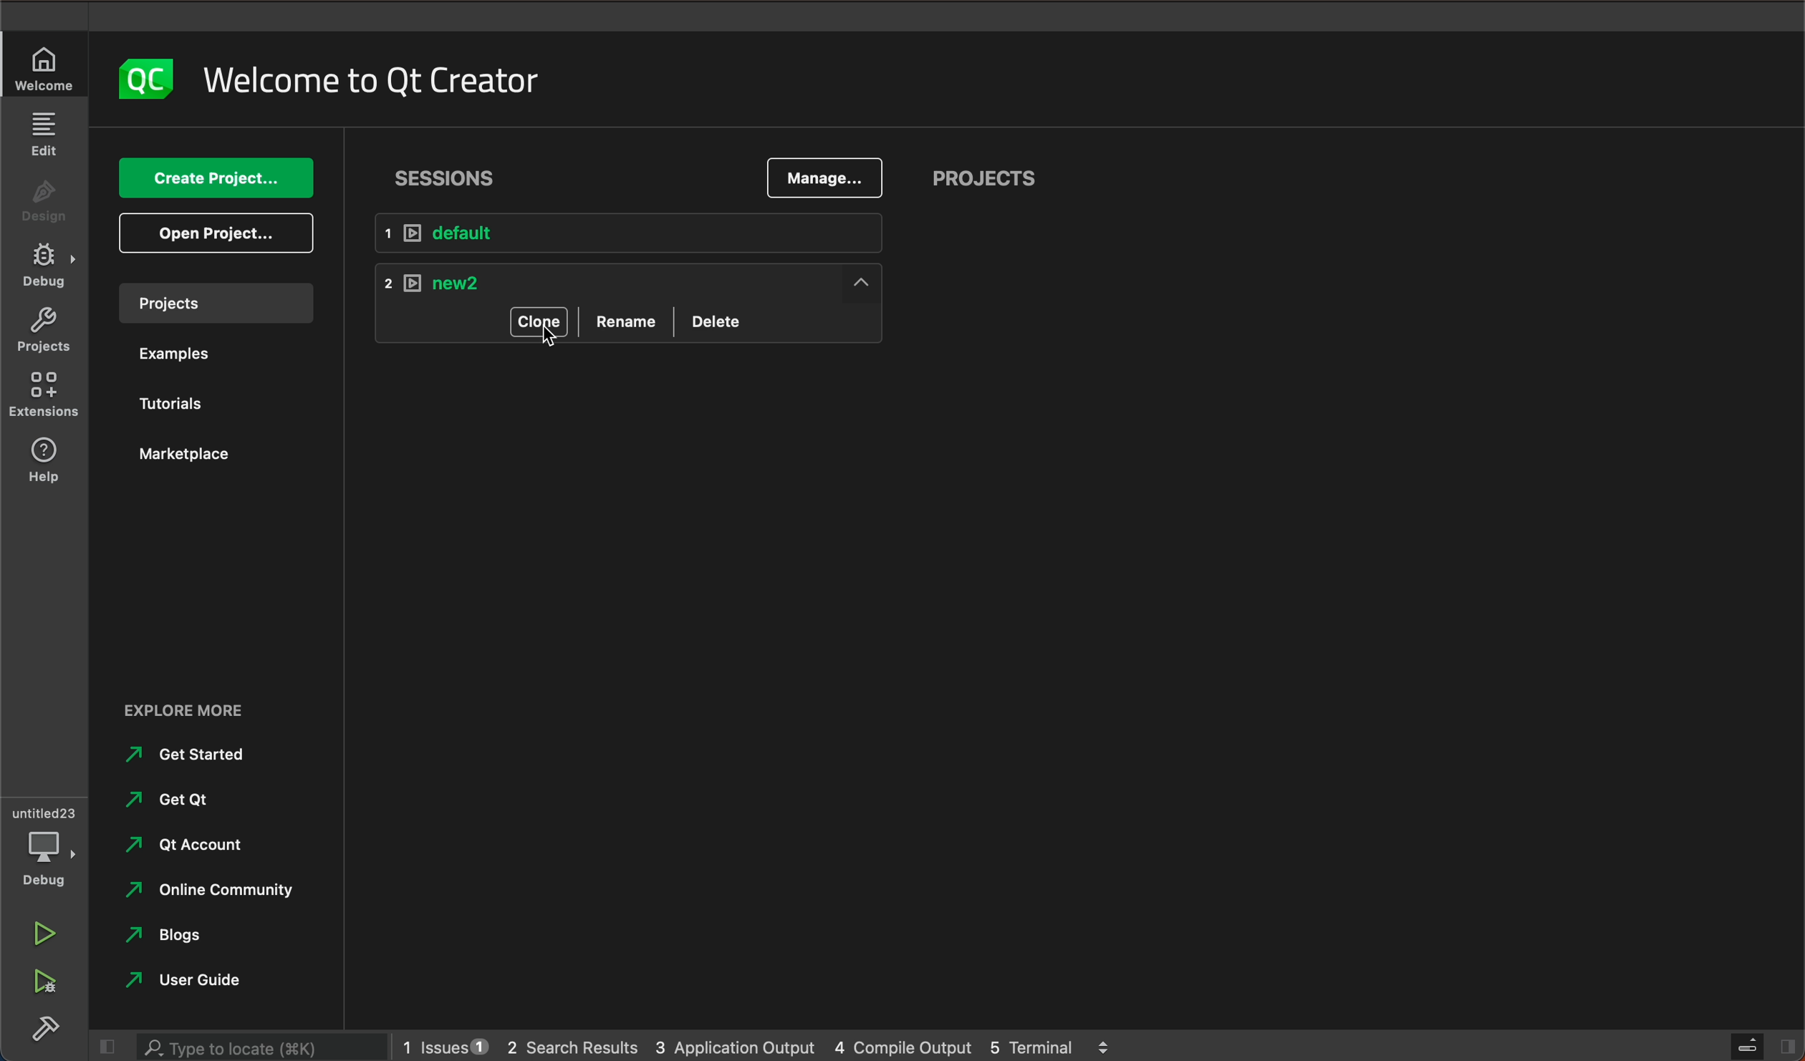 Image resolution: width=1805 pixels, height=1061 pixels. What do you see at coordinates (825, 178) in the screenshot?
I see `mange ` at bounding box center [825, 178].